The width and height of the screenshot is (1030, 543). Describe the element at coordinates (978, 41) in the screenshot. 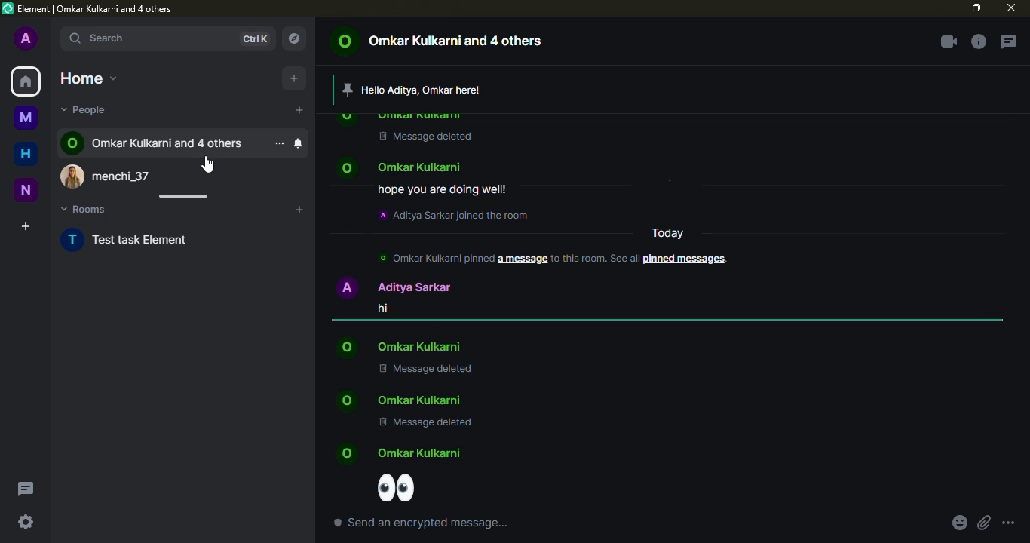

I see `info` at that location.